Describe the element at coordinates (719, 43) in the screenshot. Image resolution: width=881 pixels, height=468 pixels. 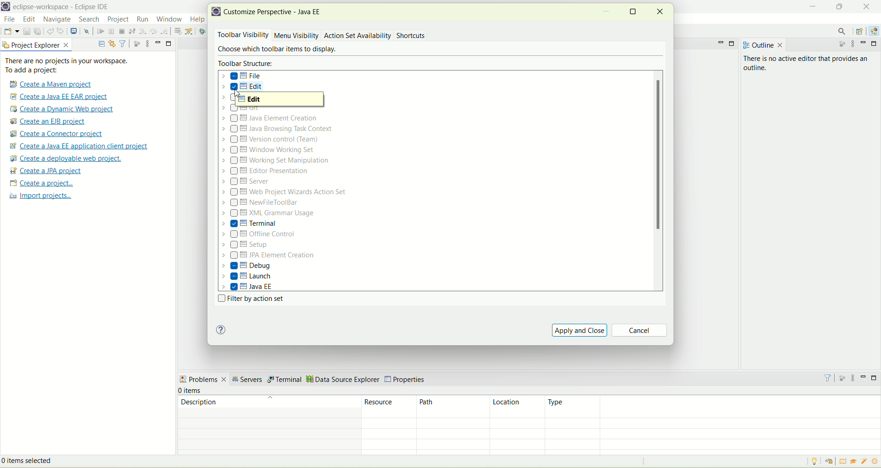
I see `minimize` at that location.